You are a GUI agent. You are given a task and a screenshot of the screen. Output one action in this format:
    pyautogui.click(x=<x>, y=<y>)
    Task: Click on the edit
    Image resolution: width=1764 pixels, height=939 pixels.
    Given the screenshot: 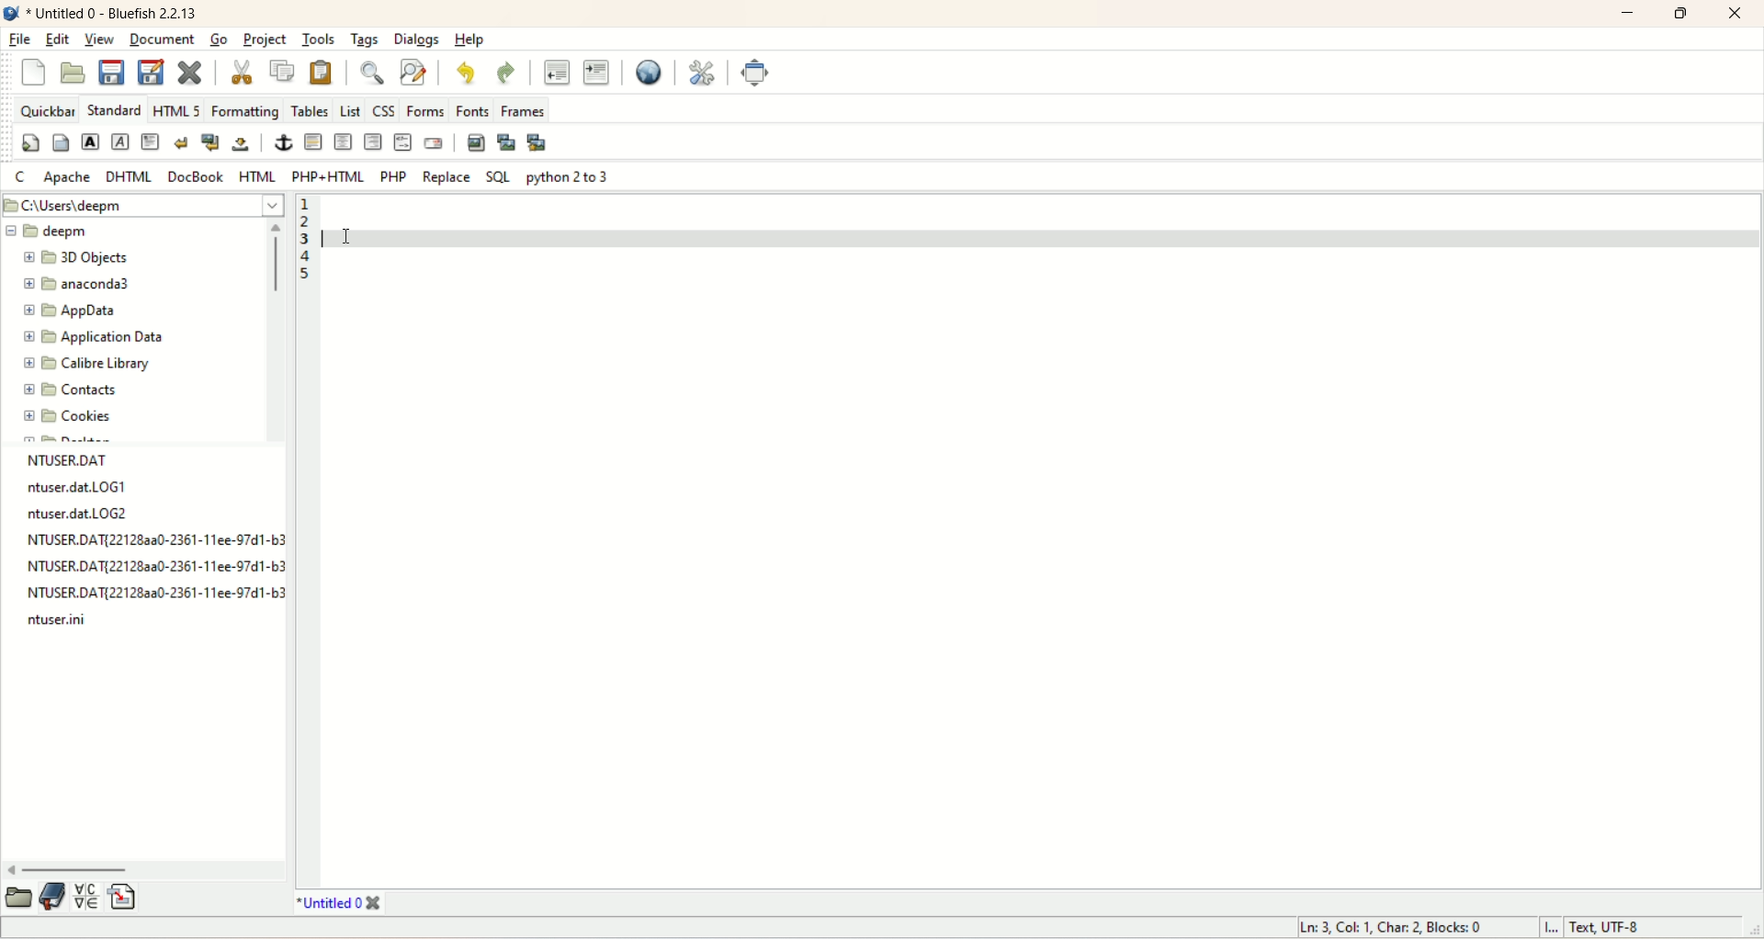 What is the action you would take?
    pyautogui.click(x=57, y=40)
    